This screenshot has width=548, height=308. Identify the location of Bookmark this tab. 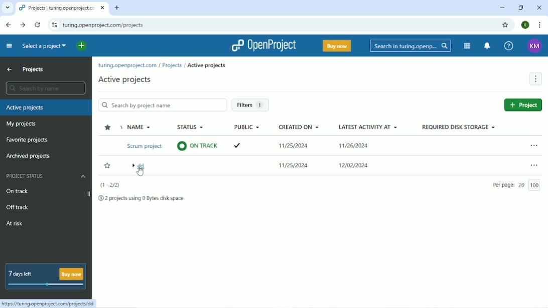
(505, 25).